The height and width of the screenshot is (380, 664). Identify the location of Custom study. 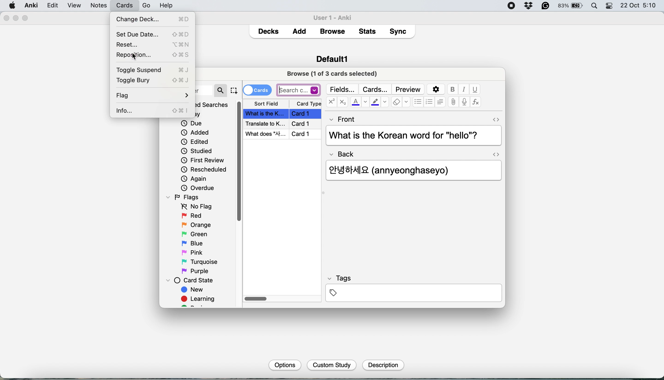
(332, 365).